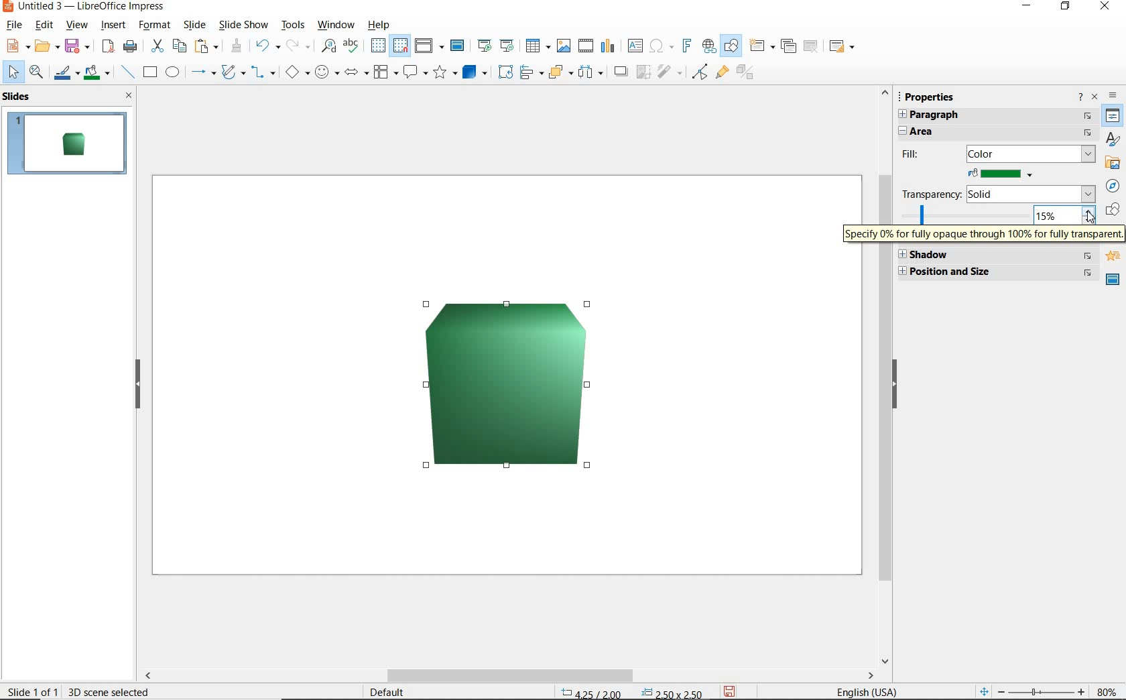 The image size is (1126, 700). What do you see at coordinates (1081, 97) in the screenshot?
I see `HELP ABOUT THIS SIDEBAR DECK` at bounding box center [1081, 97].